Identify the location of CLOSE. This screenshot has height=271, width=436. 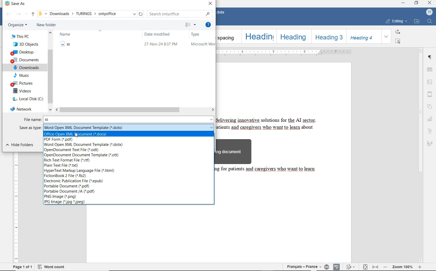
(211, 4).